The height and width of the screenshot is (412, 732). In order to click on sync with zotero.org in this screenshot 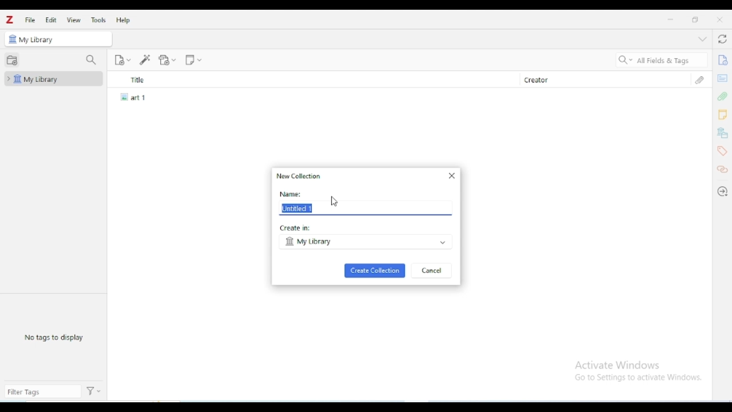, I will do `click(722, 39)`.